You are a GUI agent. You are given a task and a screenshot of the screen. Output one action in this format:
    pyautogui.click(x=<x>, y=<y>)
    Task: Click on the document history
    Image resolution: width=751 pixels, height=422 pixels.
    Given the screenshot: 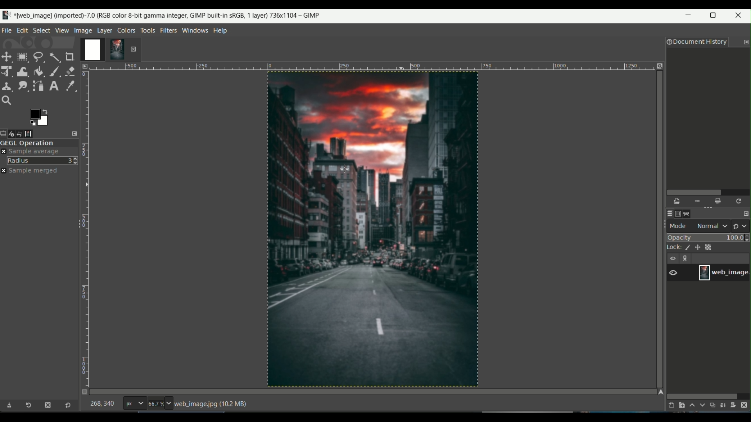 What is the action you would take?
    pyautogui.click(x=695, y=43)
    